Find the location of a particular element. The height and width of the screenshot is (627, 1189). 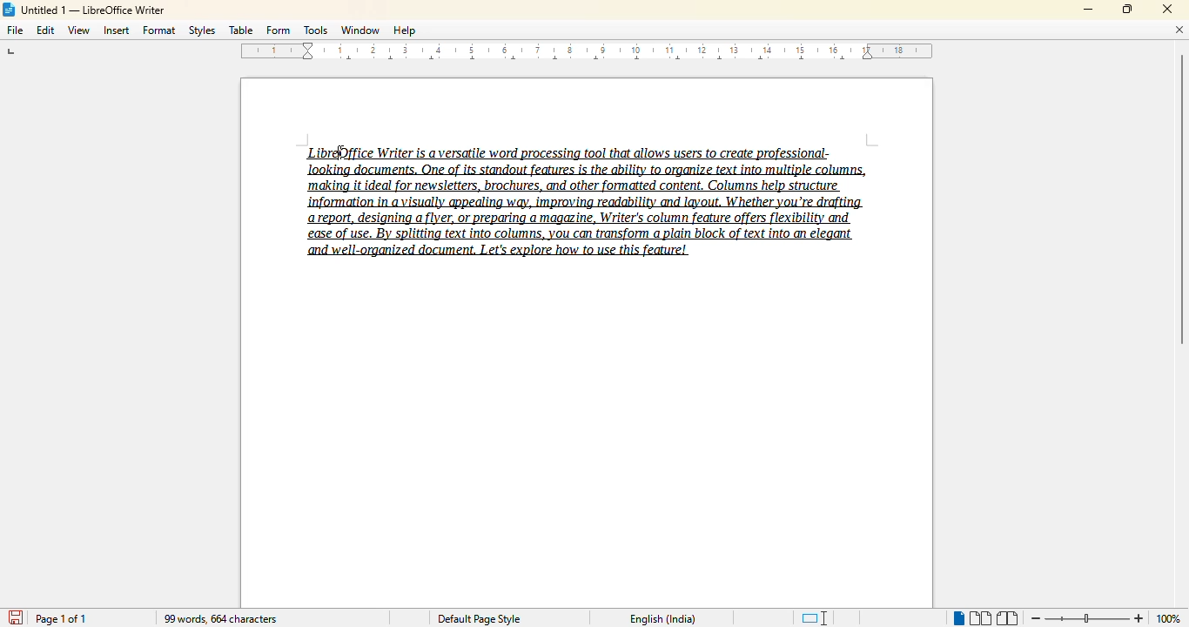

LibreOffice logo is located at coordinates (10, 9).